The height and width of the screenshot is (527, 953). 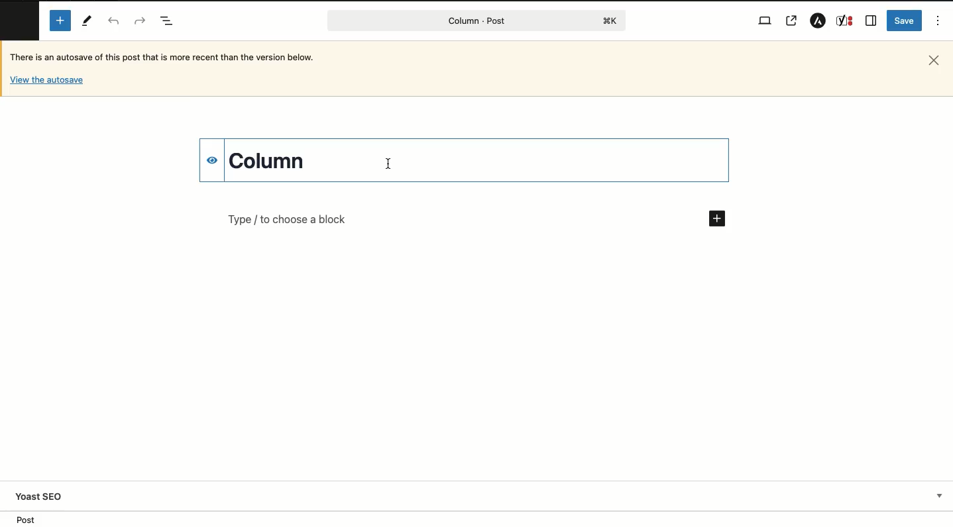 I want to click on Add new block, so click(x=60, y=21).